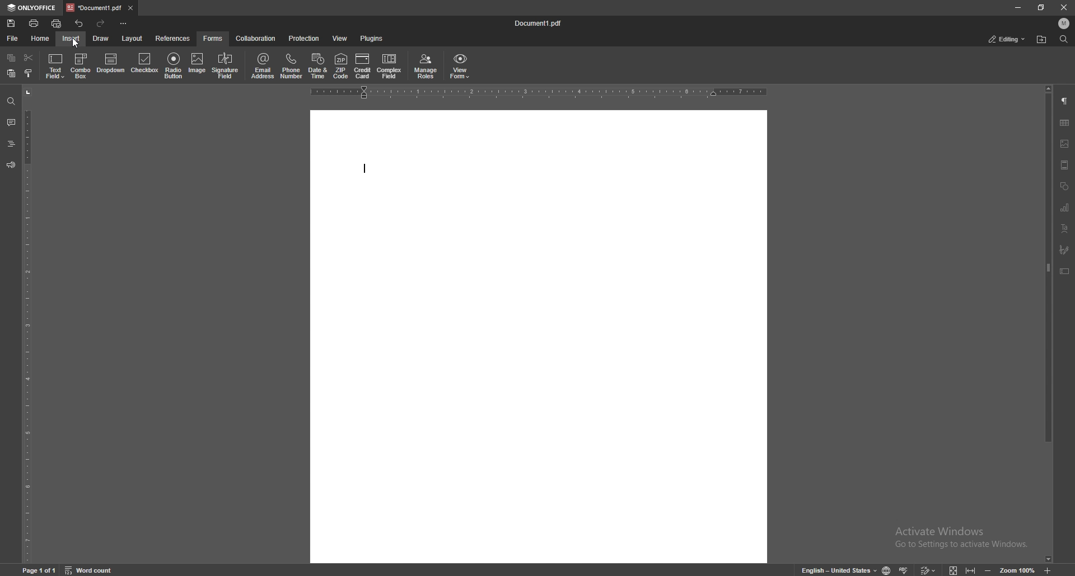 This screenshot has height=576, width=1075. Describe the element at coordinates (987, 570) in the screenshot. I see `zoom out` at that location.